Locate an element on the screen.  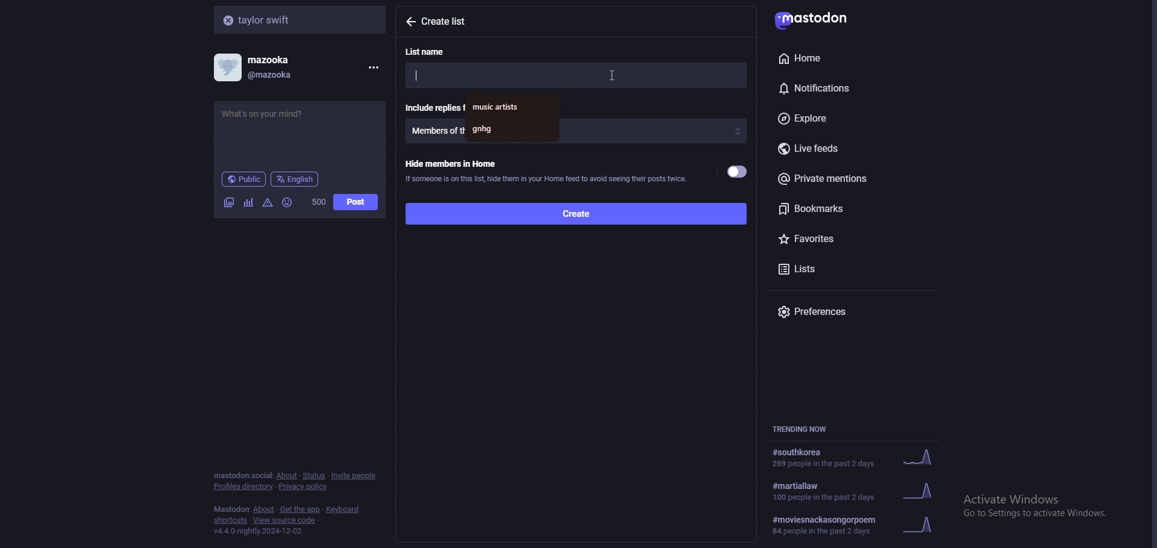
keyboard is located at coordinates (344, 509).